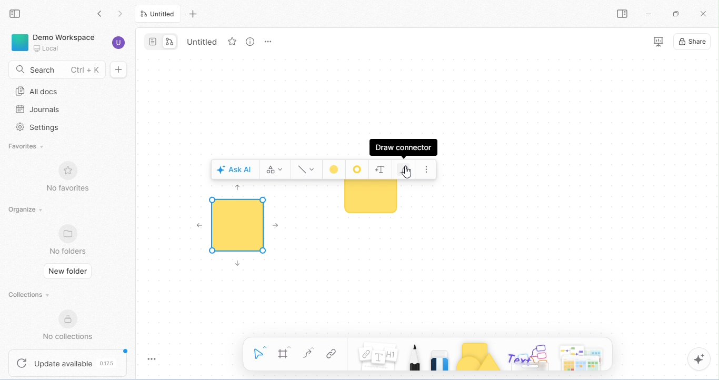 This screenshot has width=719, height=380. I want to click on fill color, so click(335, 170).